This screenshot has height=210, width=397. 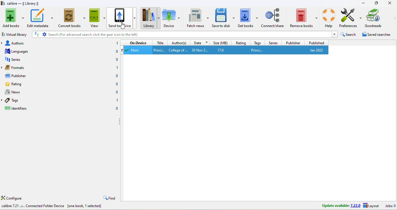 What do you see at coordinates (45, 76) in the screenshot?
I see `publisher` at bounding box center [45, 76].